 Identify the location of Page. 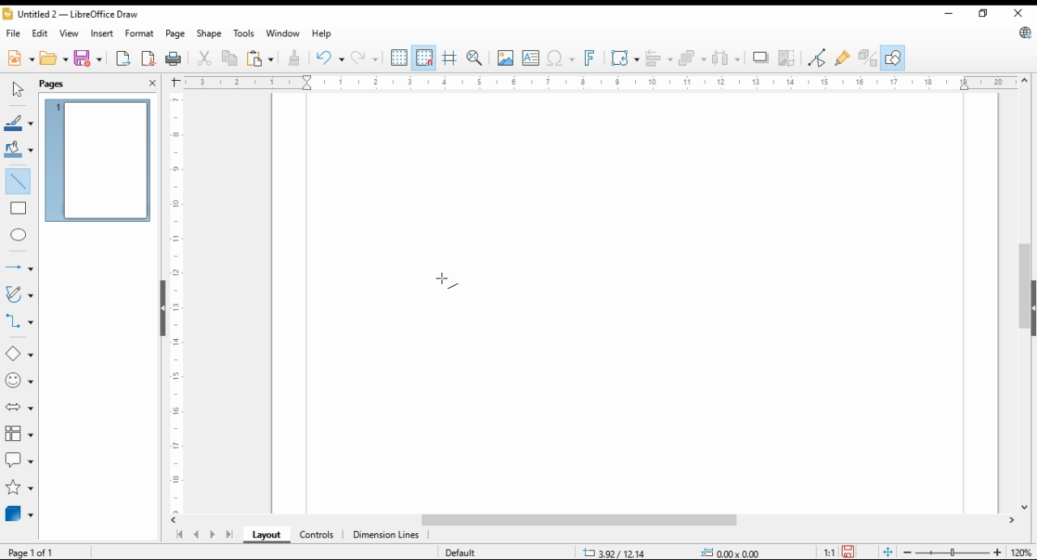
(638, 303).